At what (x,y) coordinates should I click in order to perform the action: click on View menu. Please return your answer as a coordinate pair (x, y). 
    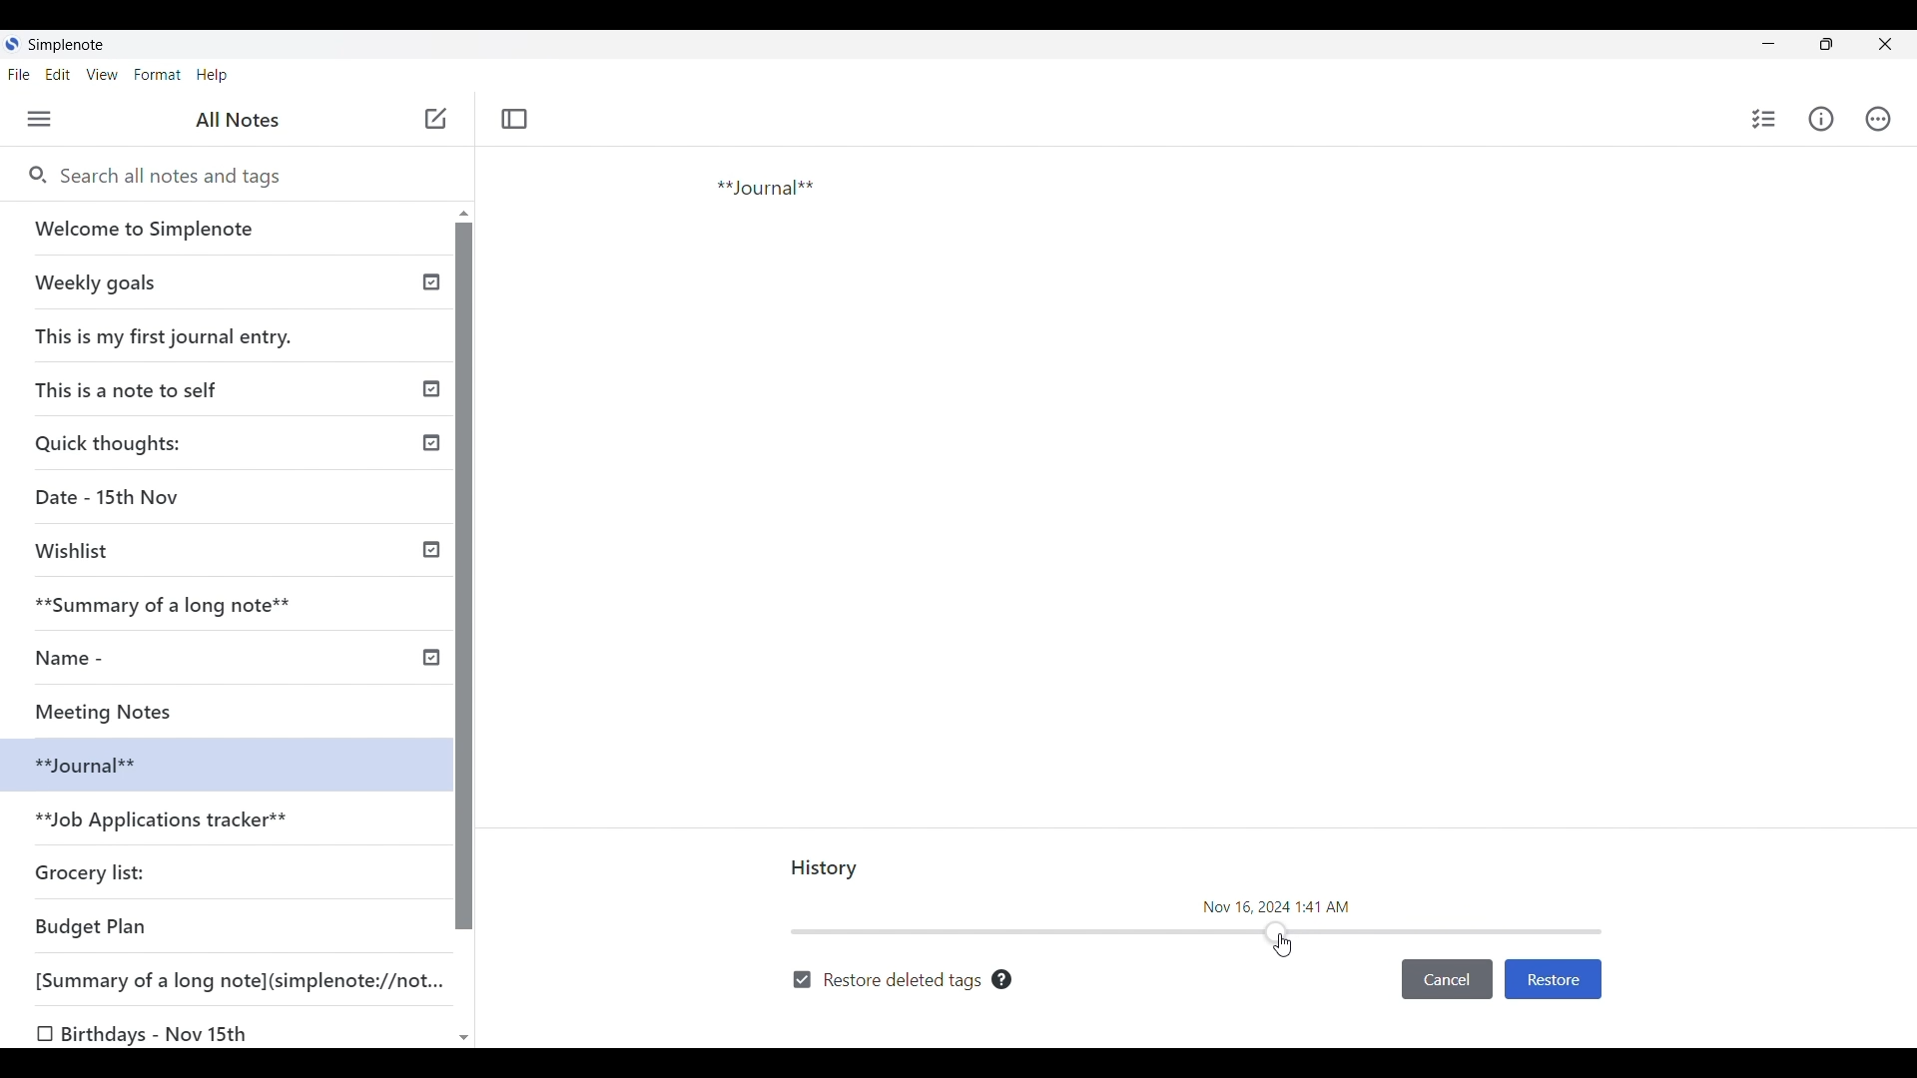
    Looking at the image, I should click on (103, 75).